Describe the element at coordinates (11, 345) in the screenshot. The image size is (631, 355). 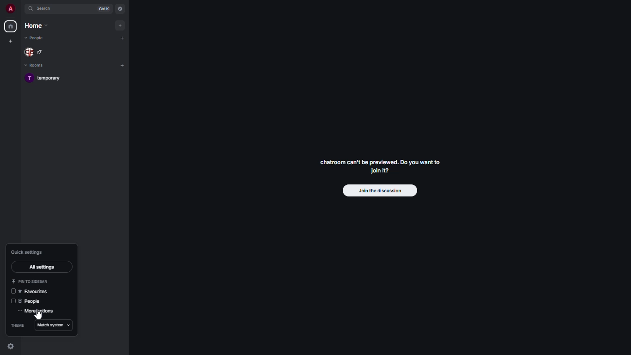
I see `quick settings` at that location.